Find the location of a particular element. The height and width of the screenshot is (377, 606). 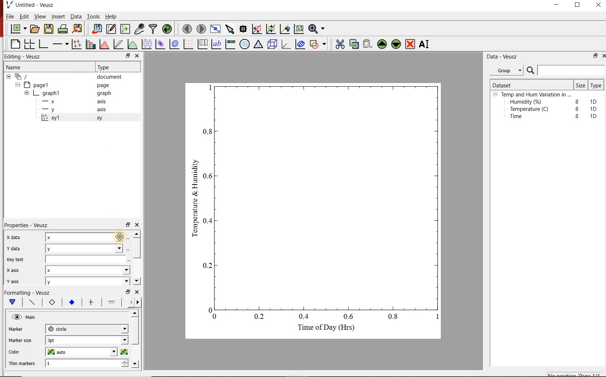

restore down is located at coordinates (123, 56).